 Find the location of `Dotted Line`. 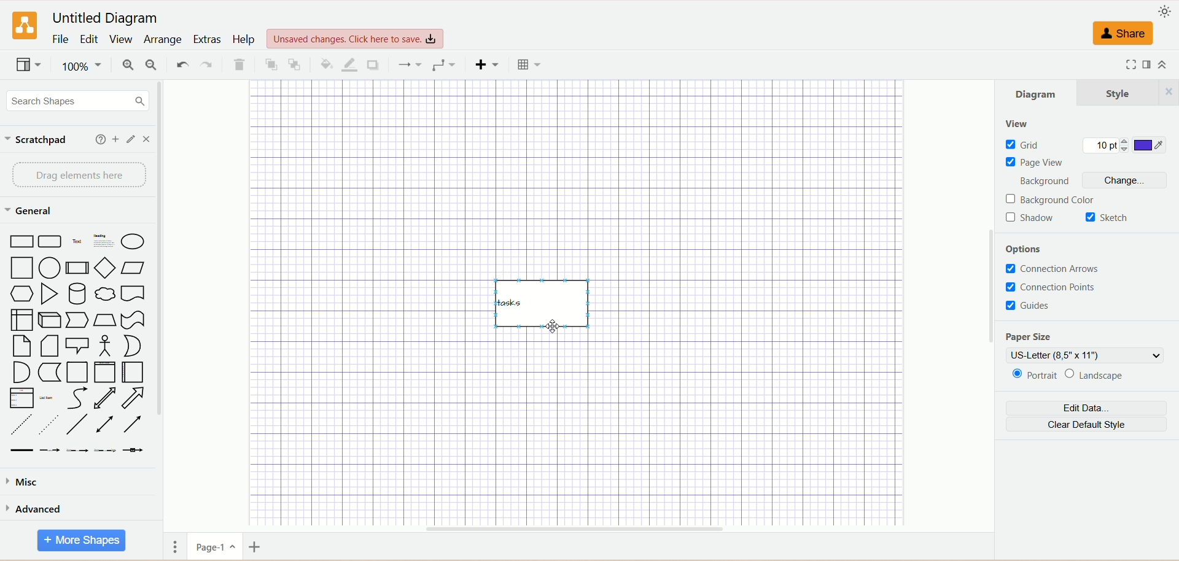

Dotted Line is located at coordinates (22, 425).